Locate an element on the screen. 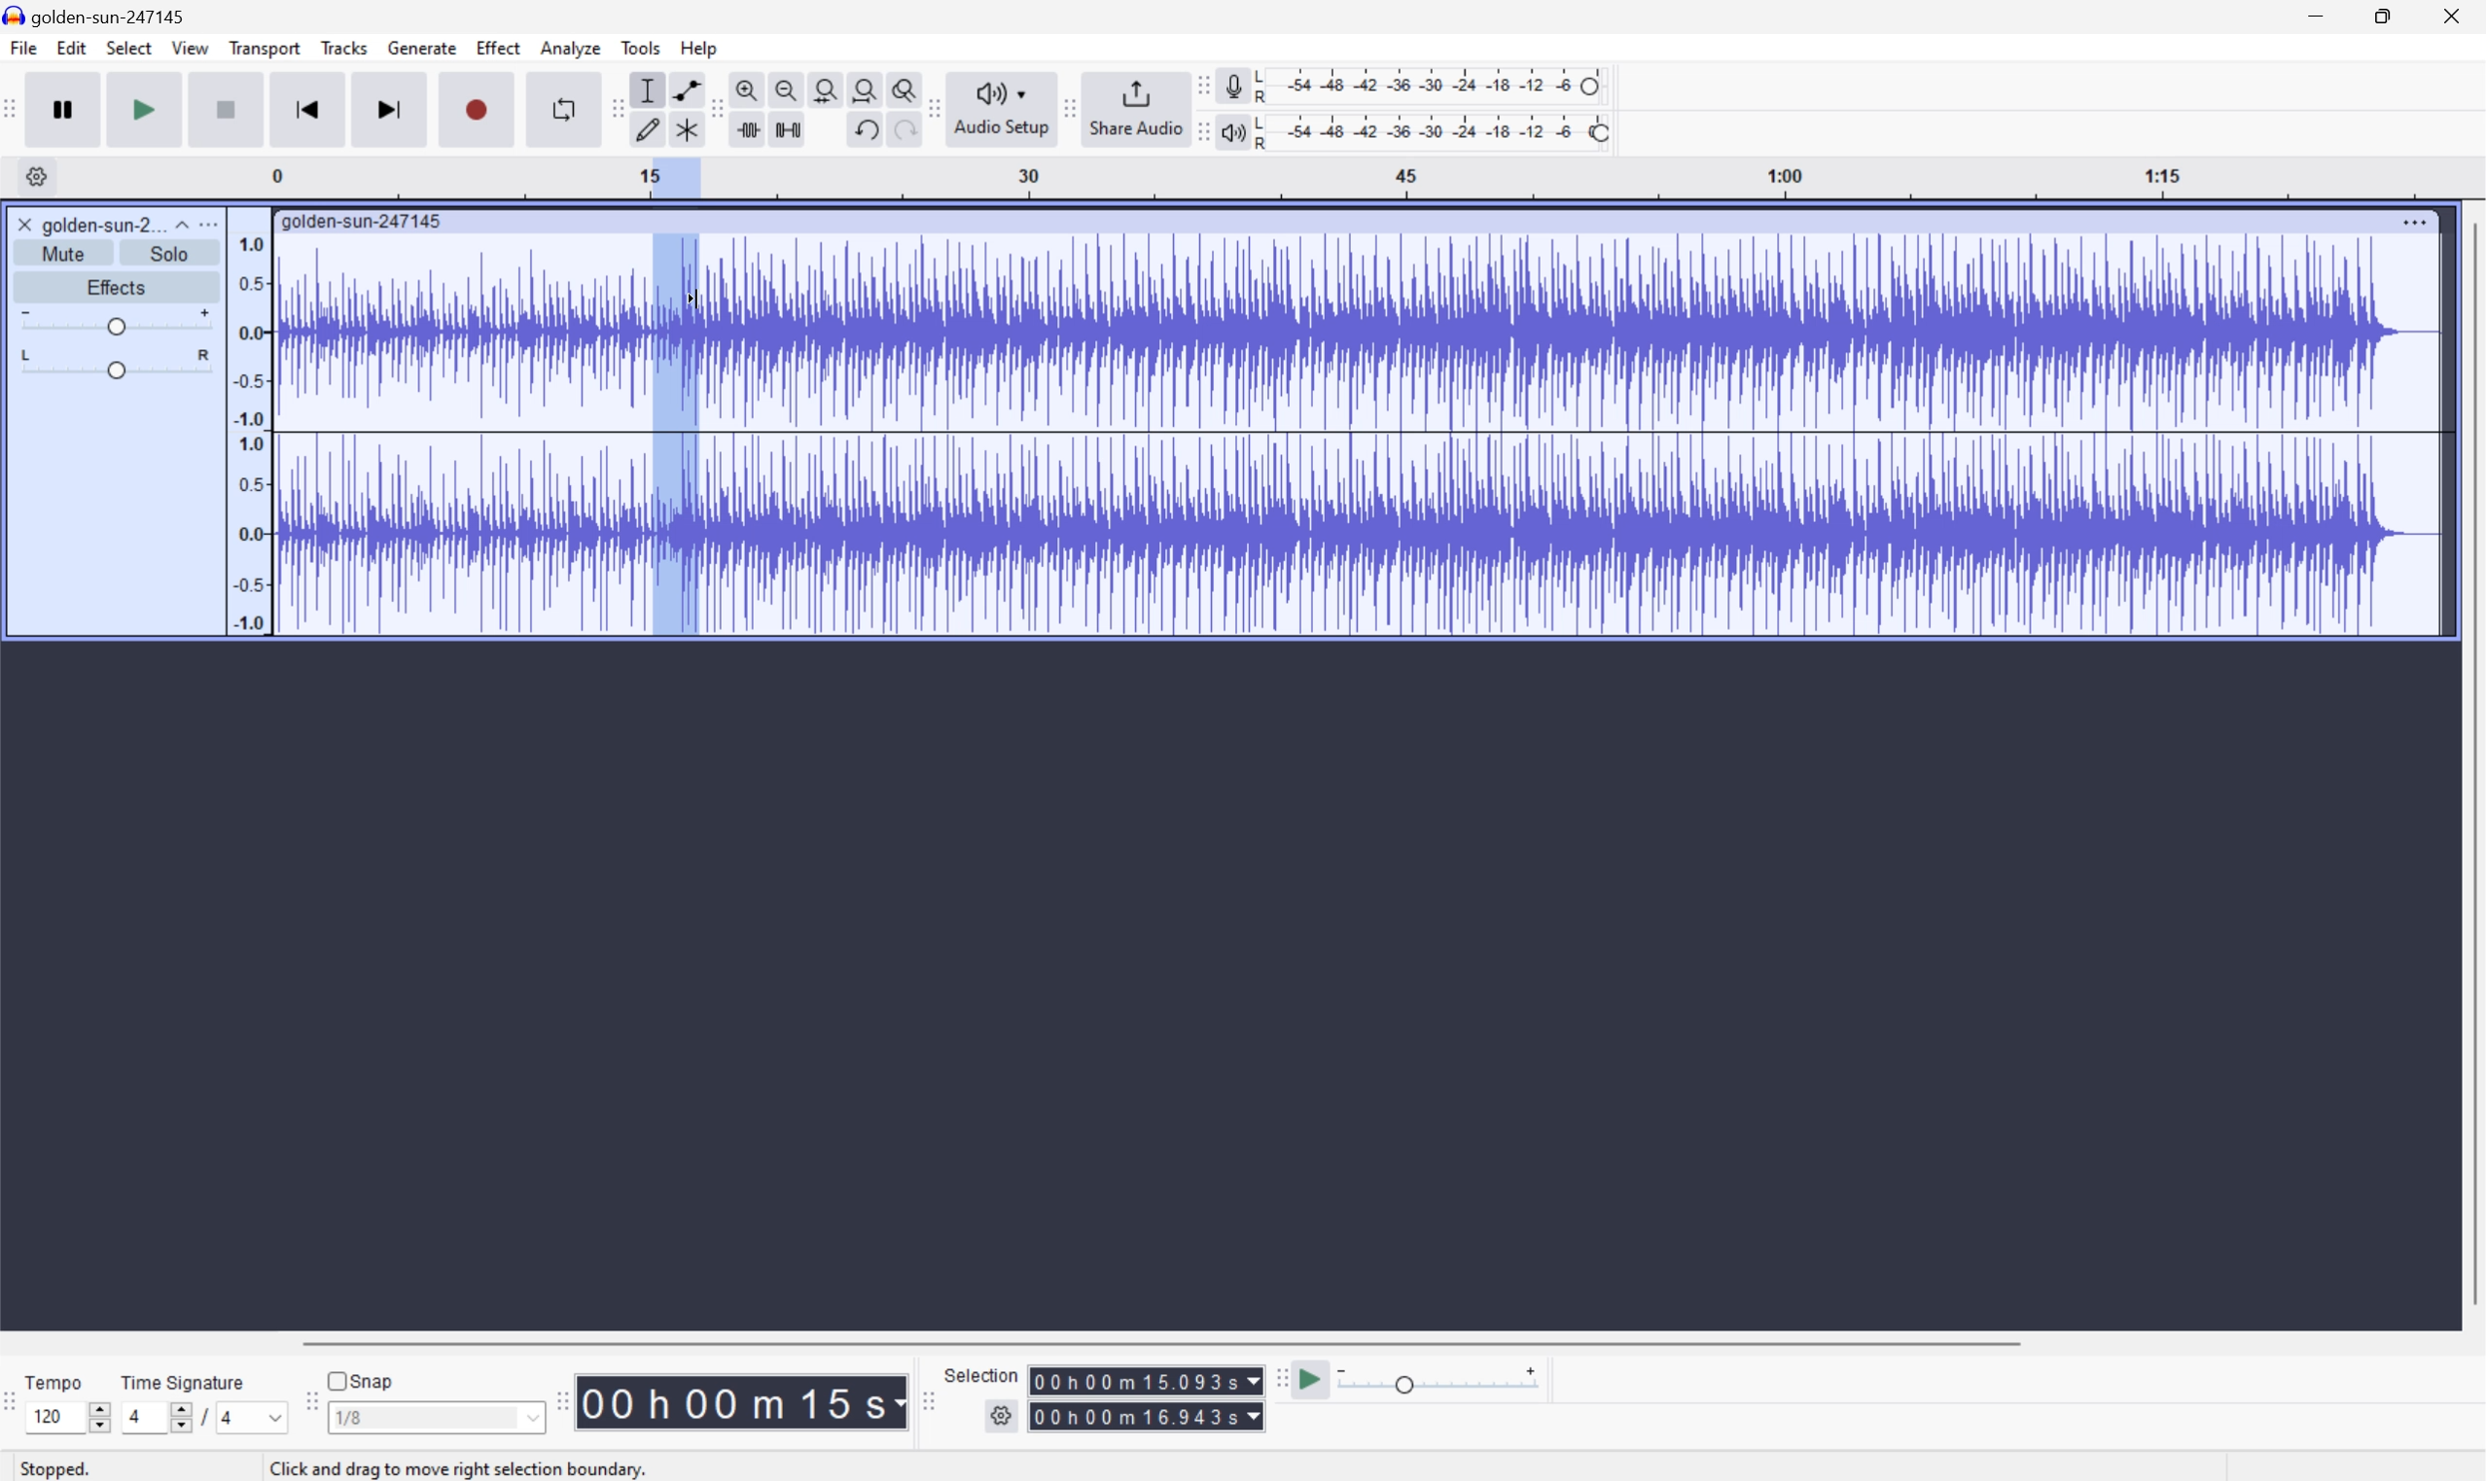 The height and width of the screenshot is (1481, 2486). Select is located at coordinates (129, 50).